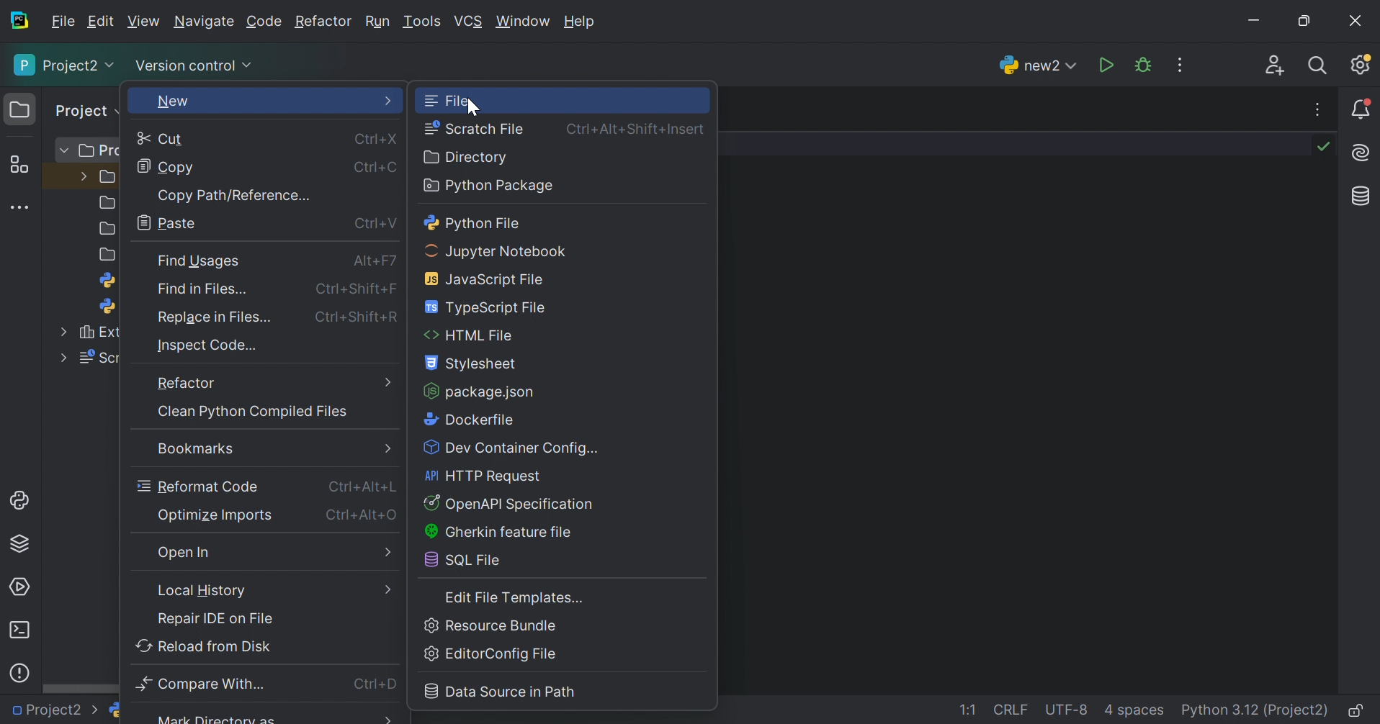 This screenshot has height=724, width=1380. What do you see at coordinates (216, 618) in the screenshot?
I see `Repair IDE on file` at bounding box center [216, 618].